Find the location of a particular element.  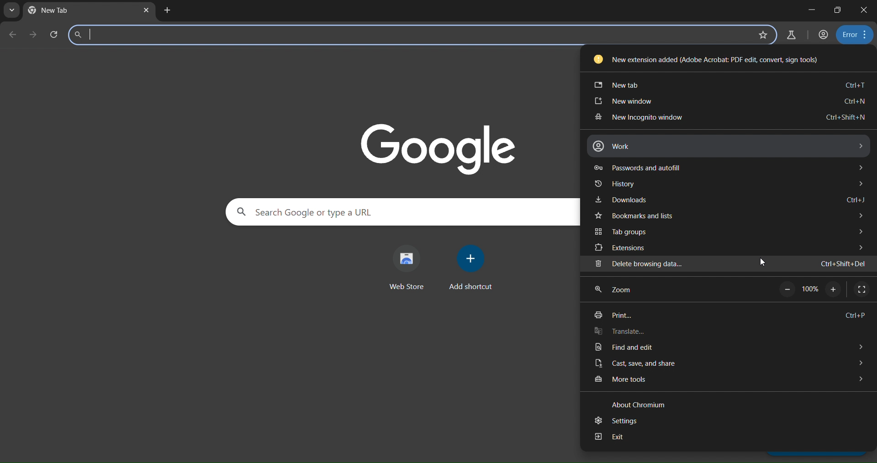

restore down is located at coordinates (836, 10).